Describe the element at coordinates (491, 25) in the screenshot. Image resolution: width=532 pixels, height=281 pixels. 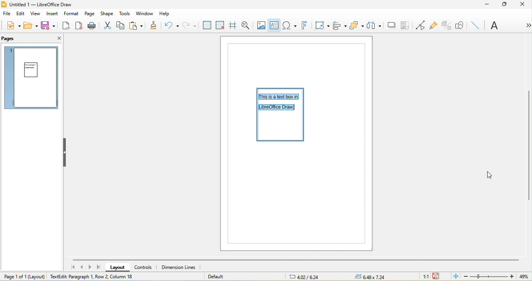
I see `font name` at that location.